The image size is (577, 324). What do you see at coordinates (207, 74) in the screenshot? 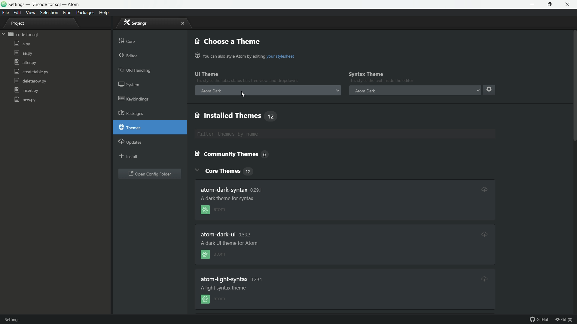
I see `ui theme` at bounding box center [207, 74].